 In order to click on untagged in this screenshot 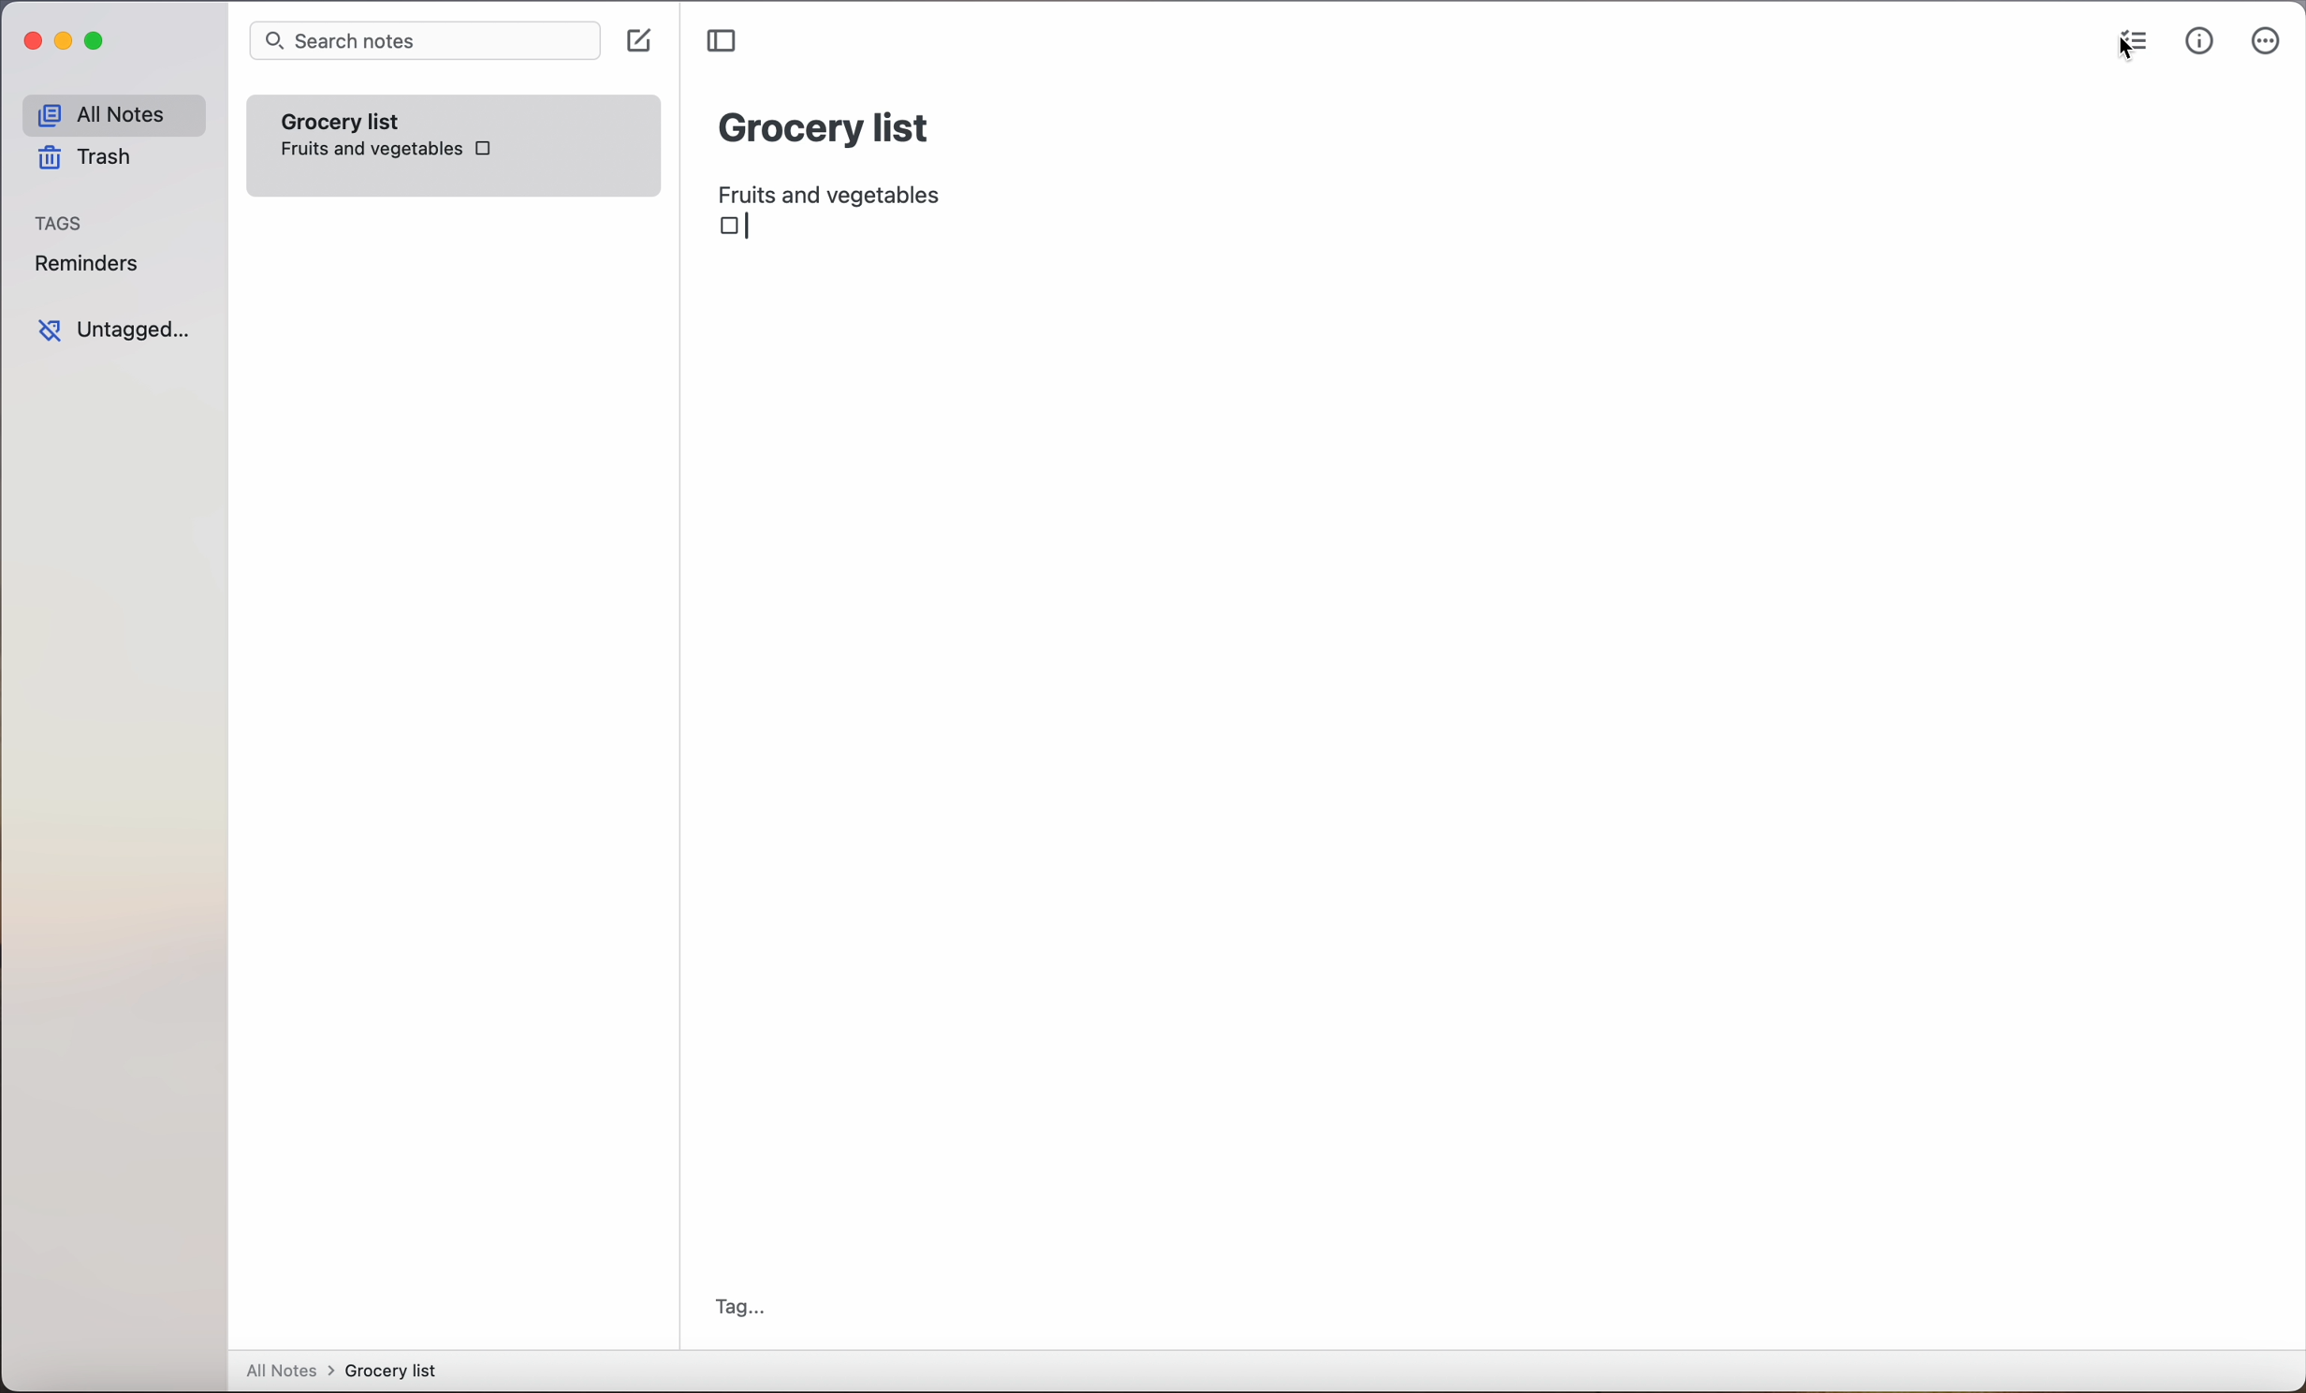, I will do `click(113, 330)`.